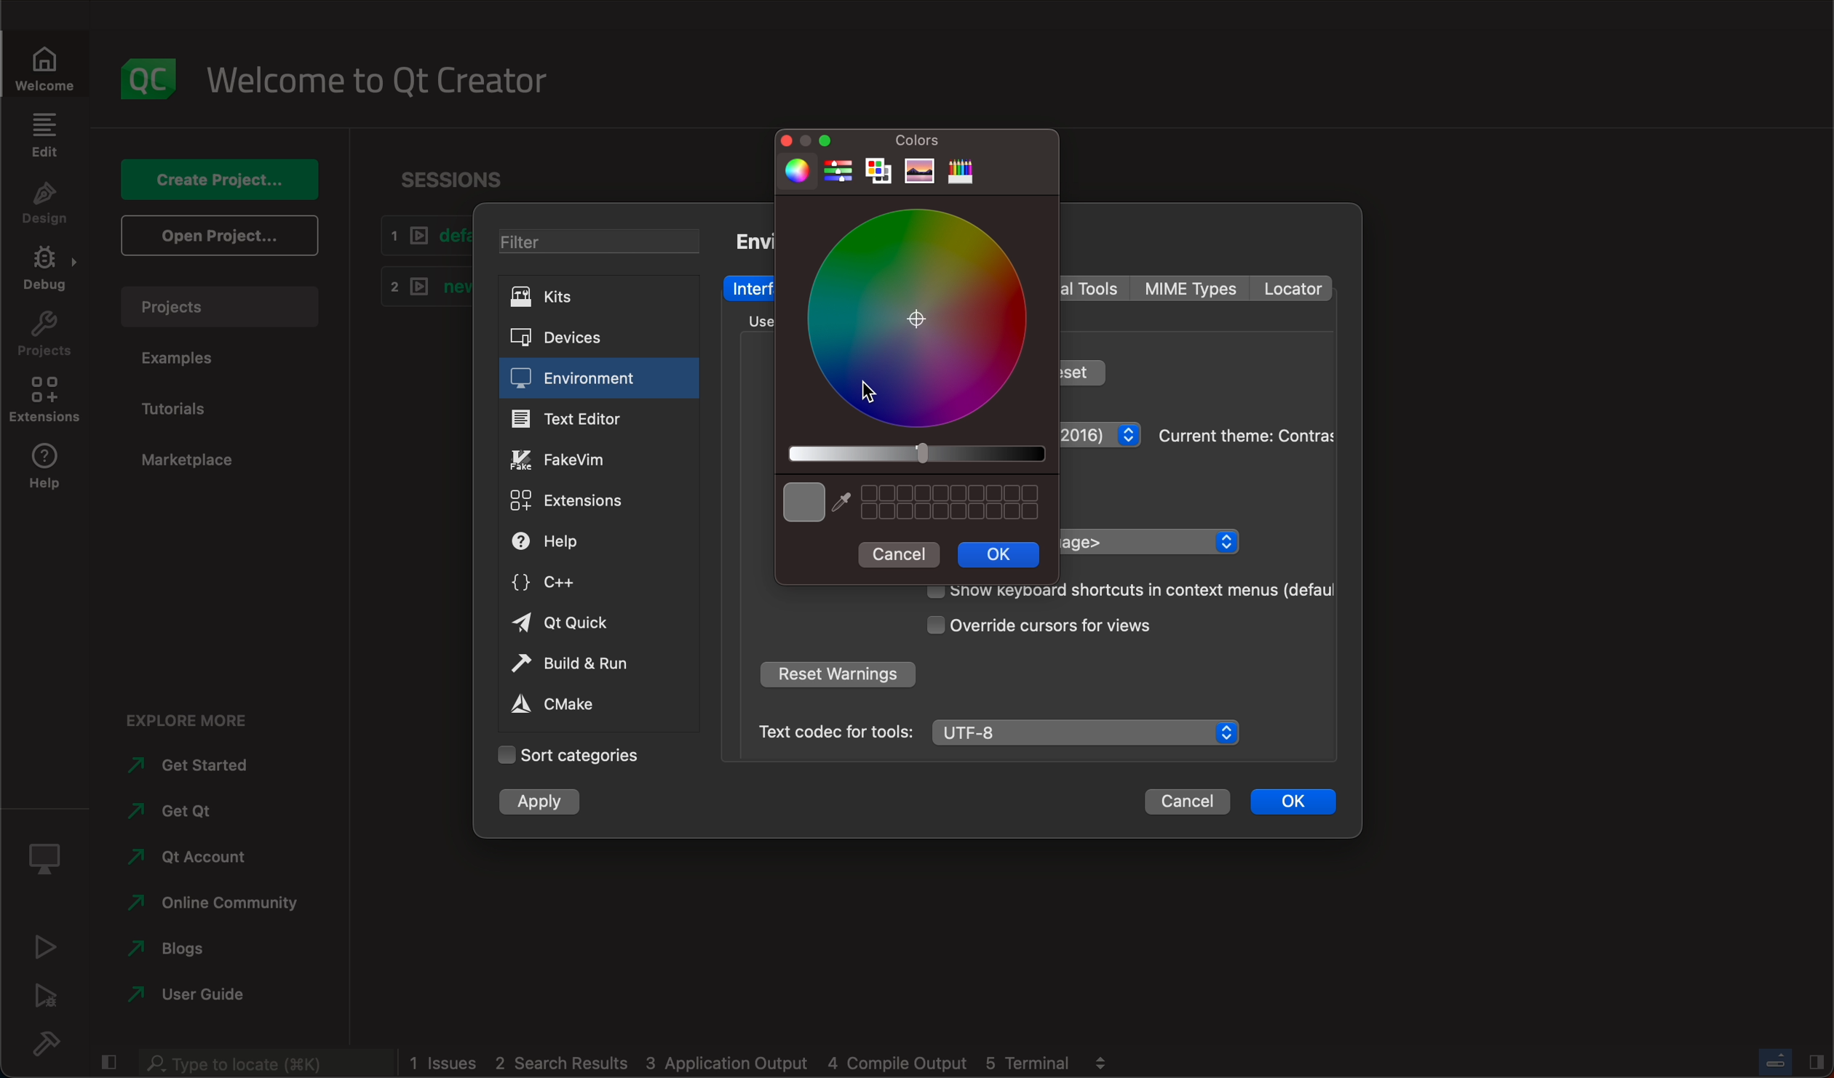  I want to click on color palette, so click(880, 173).